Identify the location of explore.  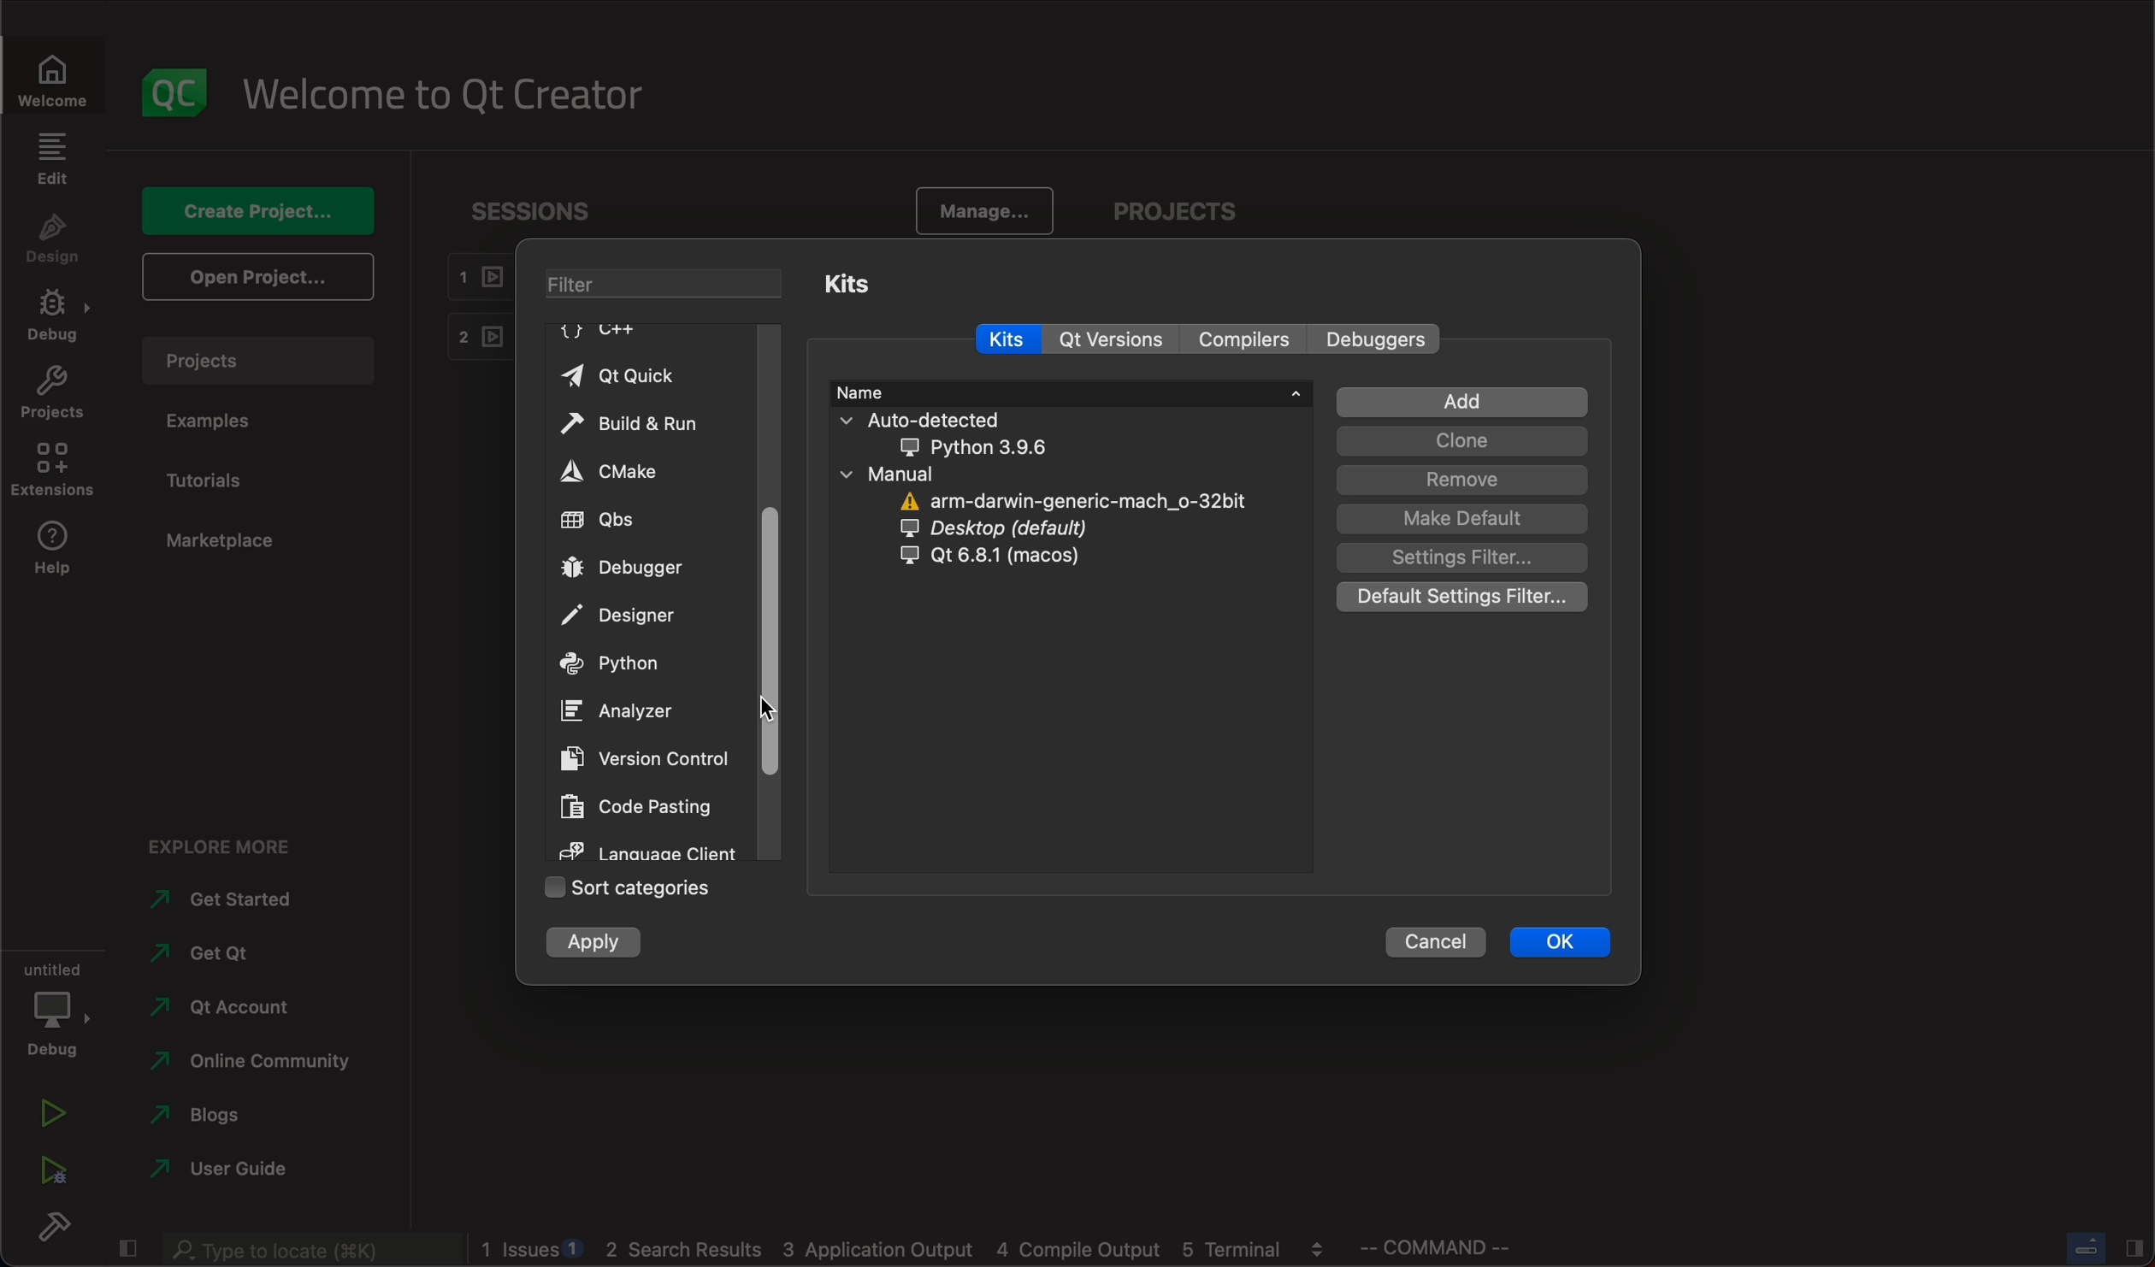
(221, 850).